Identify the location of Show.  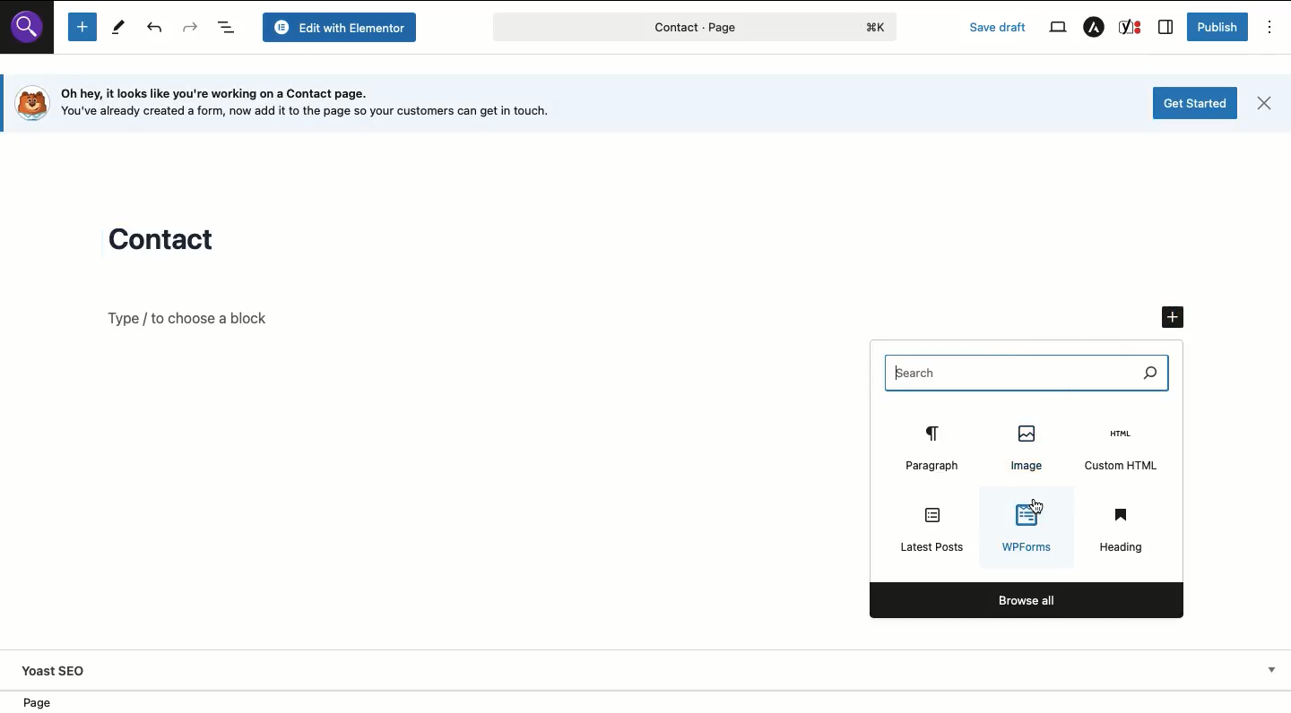
(1269, 669).